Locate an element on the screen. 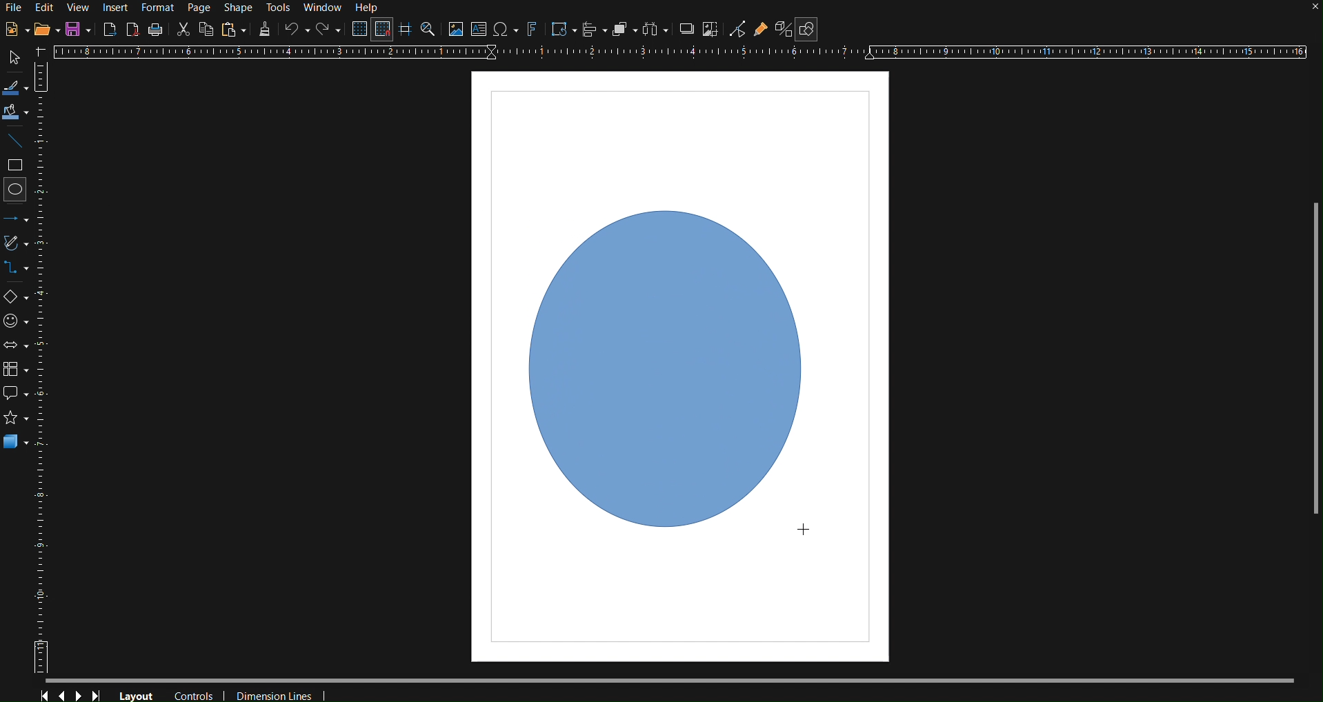 Image resolution: width=1323 pixels, height=702 pixels. Helplines while moving is located at coordinates (404, 30).